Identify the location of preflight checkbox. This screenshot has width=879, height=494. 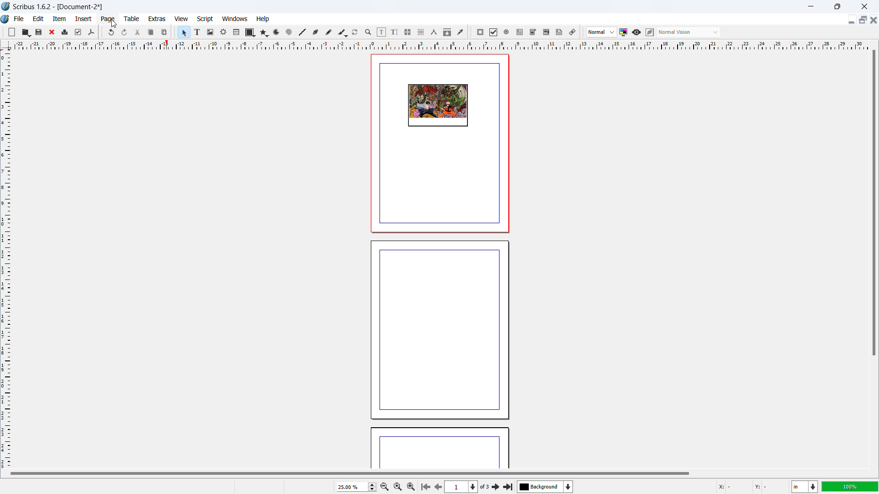
(78, 32).